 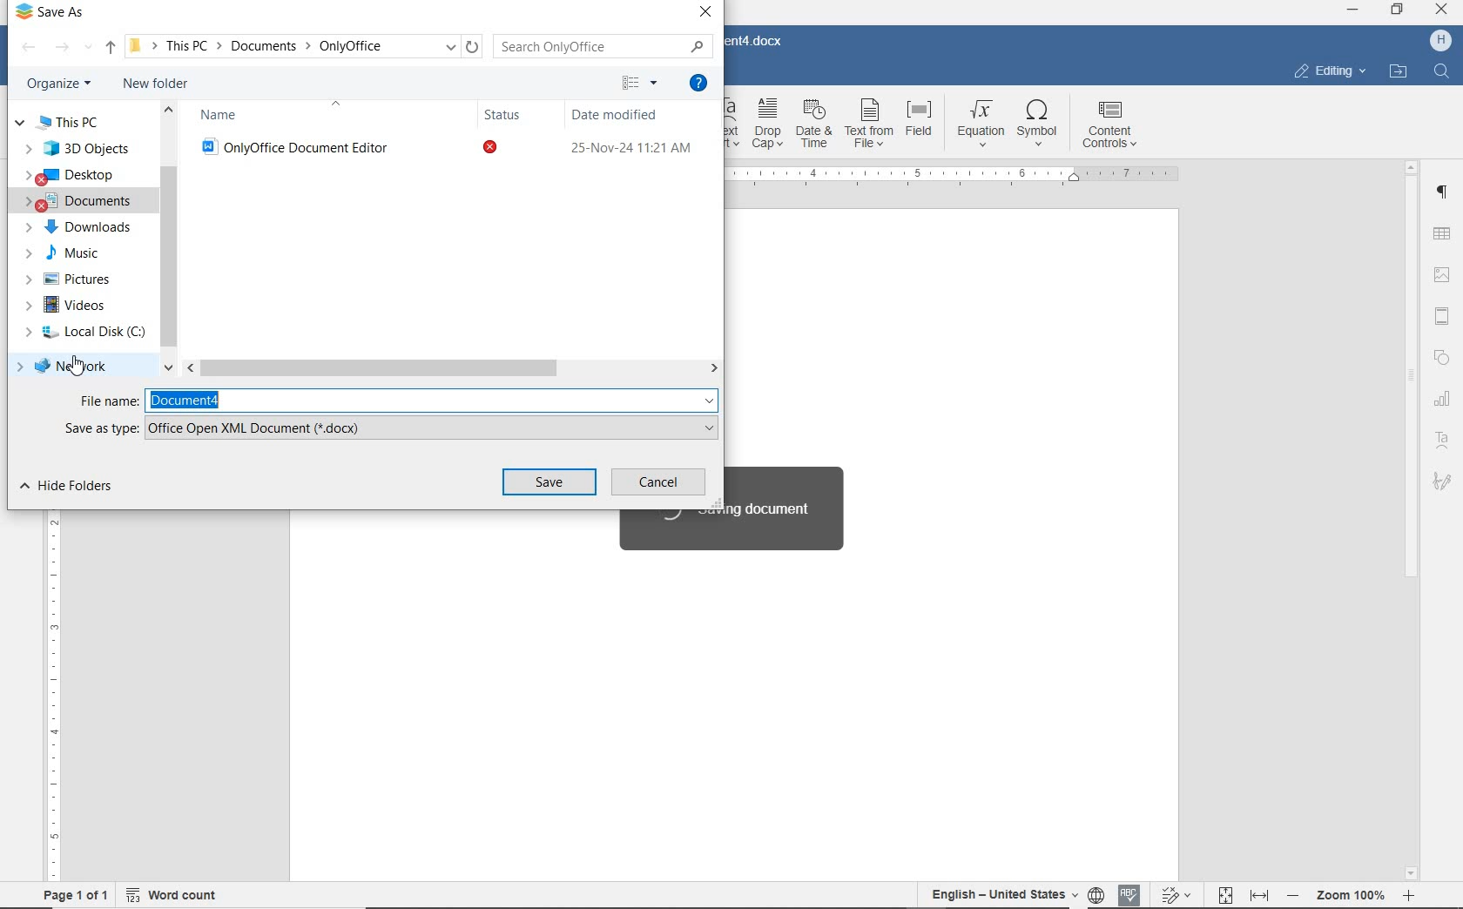 I want to click on MINIMIZE, so click(x=1352, y=10).